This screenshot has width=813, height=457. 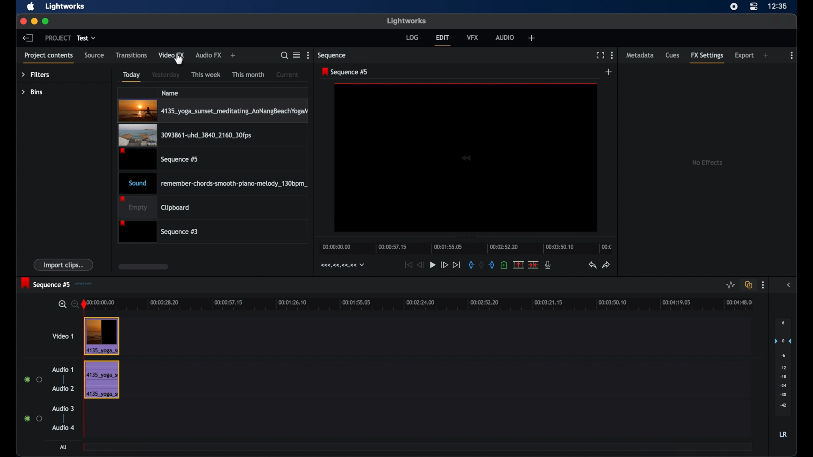 I want to click on cues, so click(x=673, y=55).